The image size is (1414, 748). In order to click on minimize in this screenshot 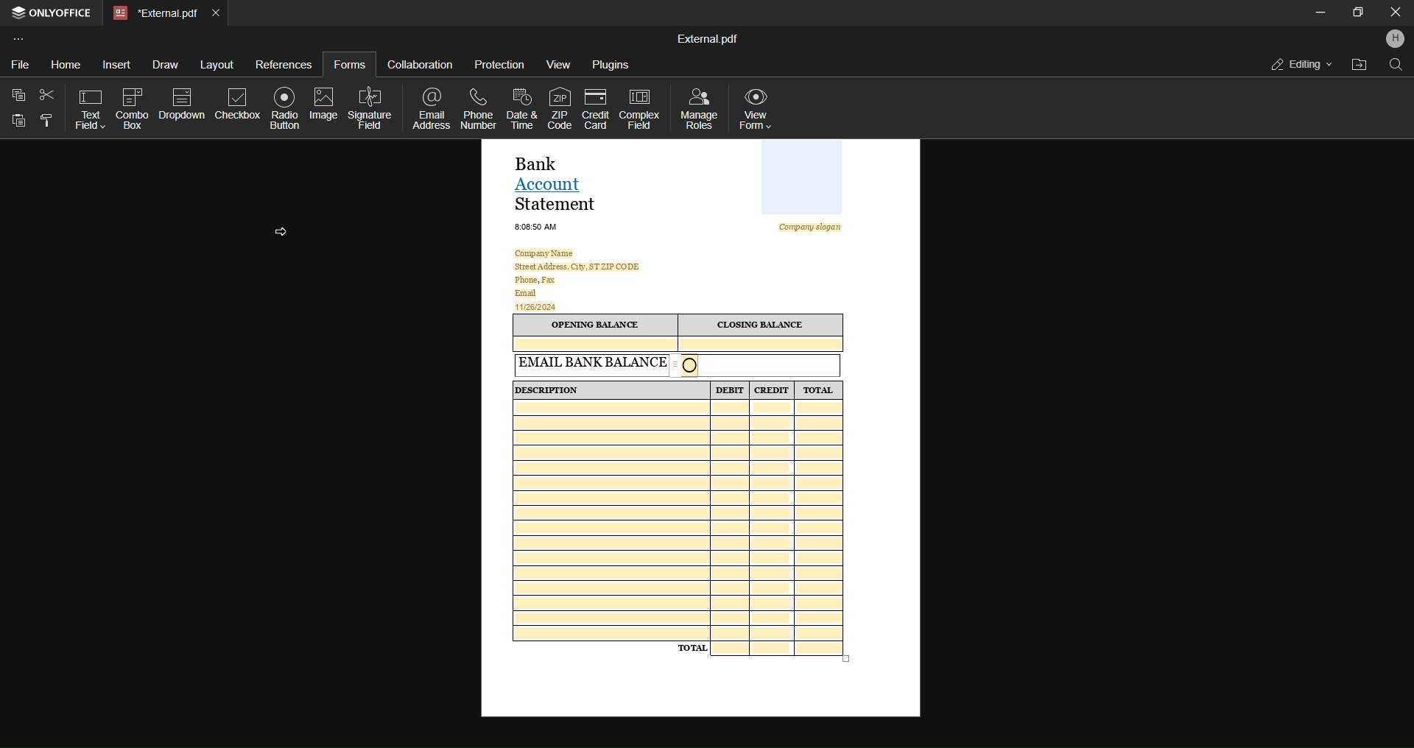, I will do `click(1319, 15)`.